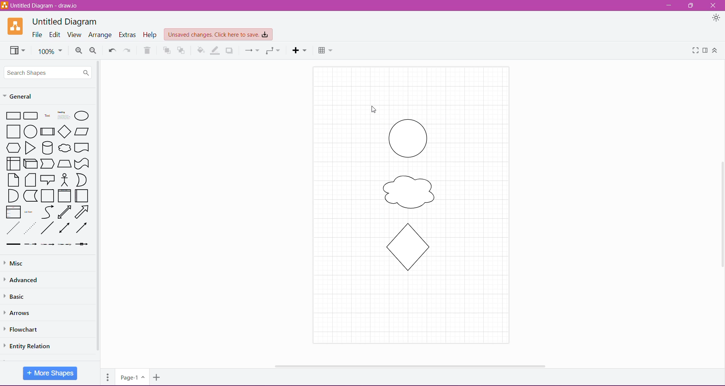 This screenshot has width=725, height=386. Describe the element at coordinates (74, 35) in the screenshot. I see `View` at that location.